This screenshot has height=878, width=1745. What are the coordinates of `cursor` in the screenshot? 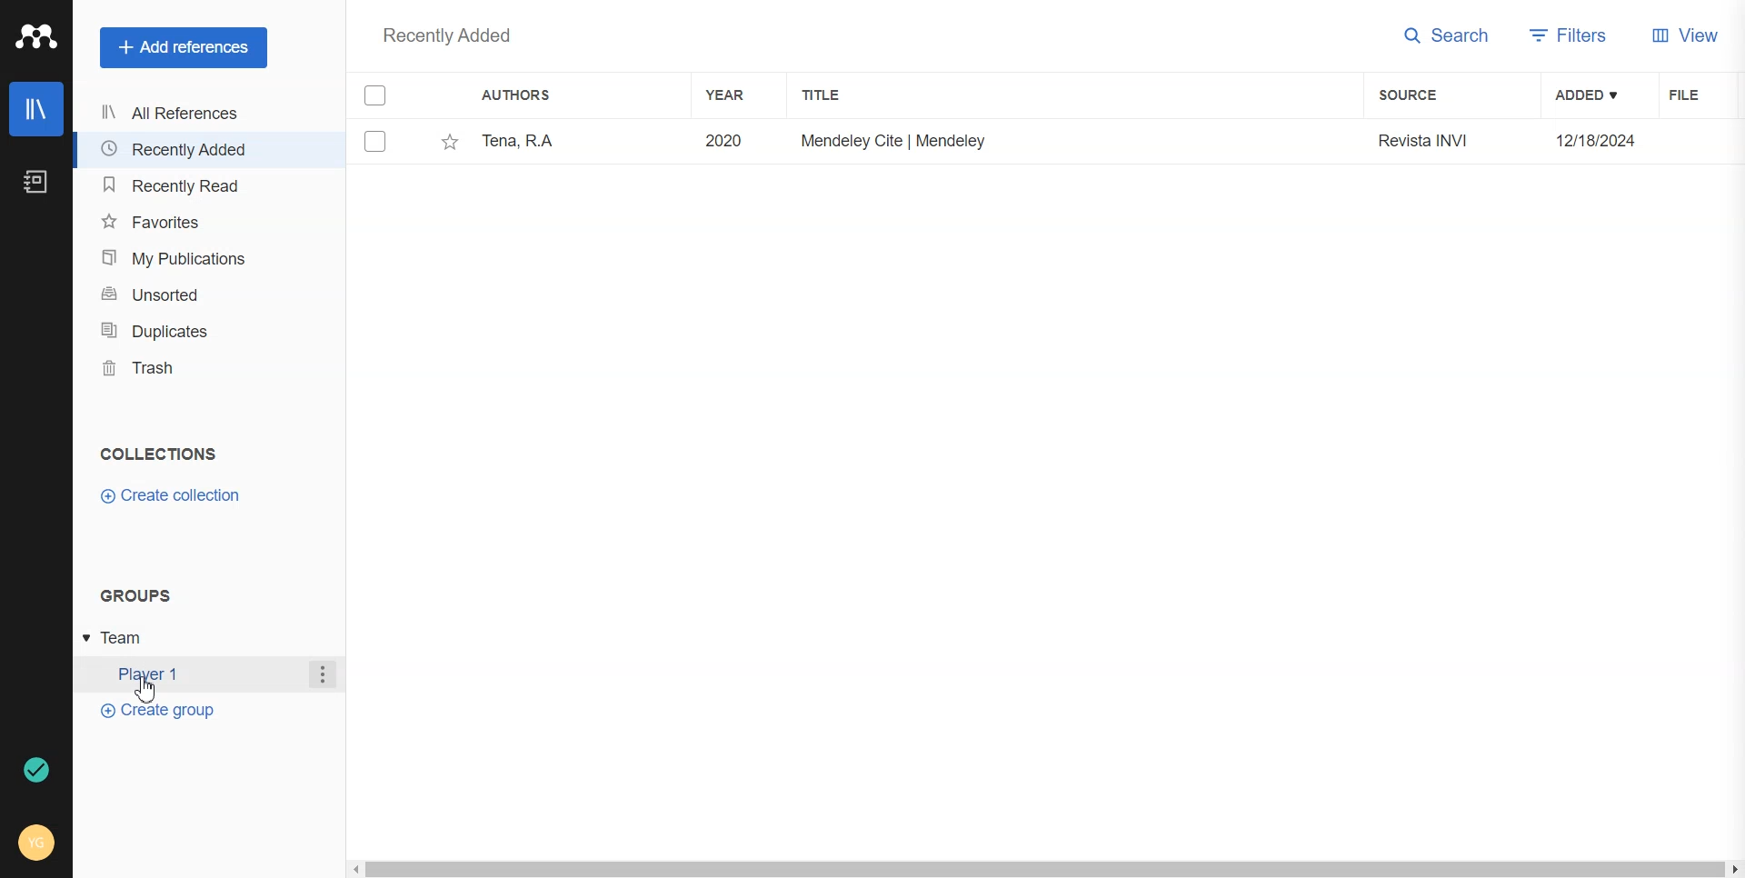 It's located at (146, 692).